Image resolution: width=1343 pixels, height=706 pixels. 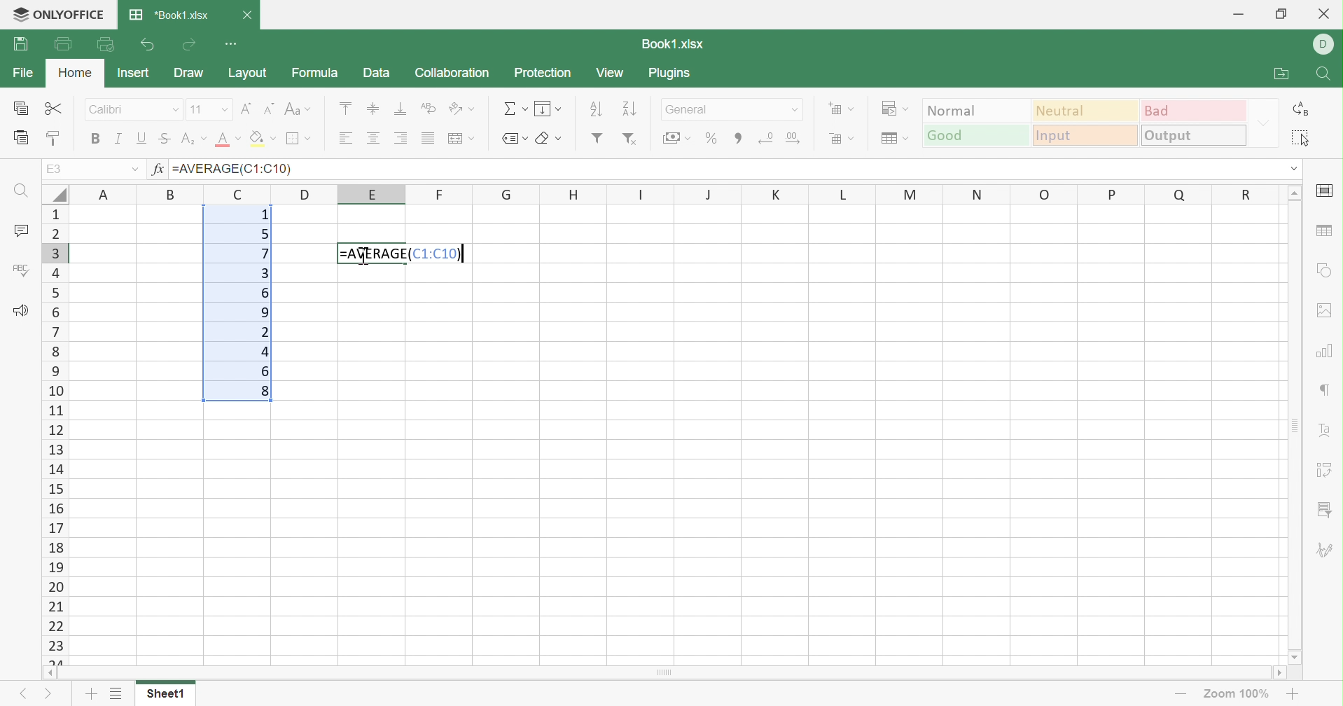 What do you see at coordinates (1295, 170) in the screenshot?
I see `Drop Down` at bounding box center [1295, 170].